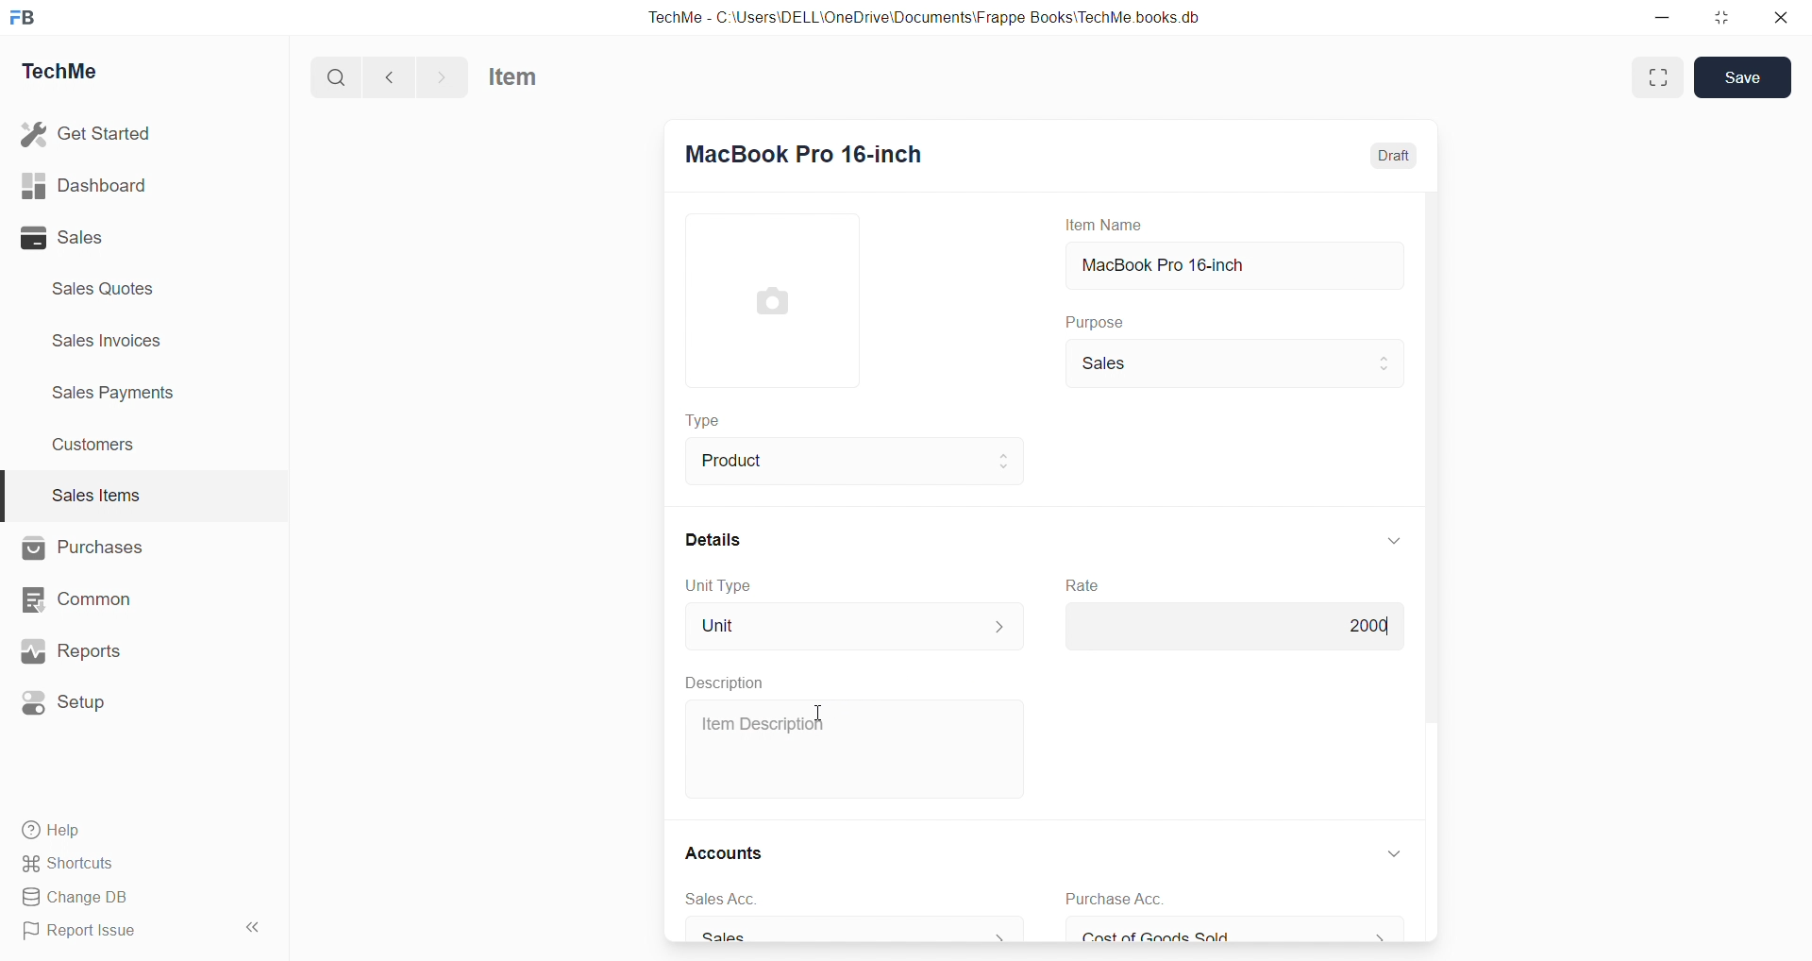 The height and width of the screenshot is (961, 1812). I want to click on Type, so click(701, 419).